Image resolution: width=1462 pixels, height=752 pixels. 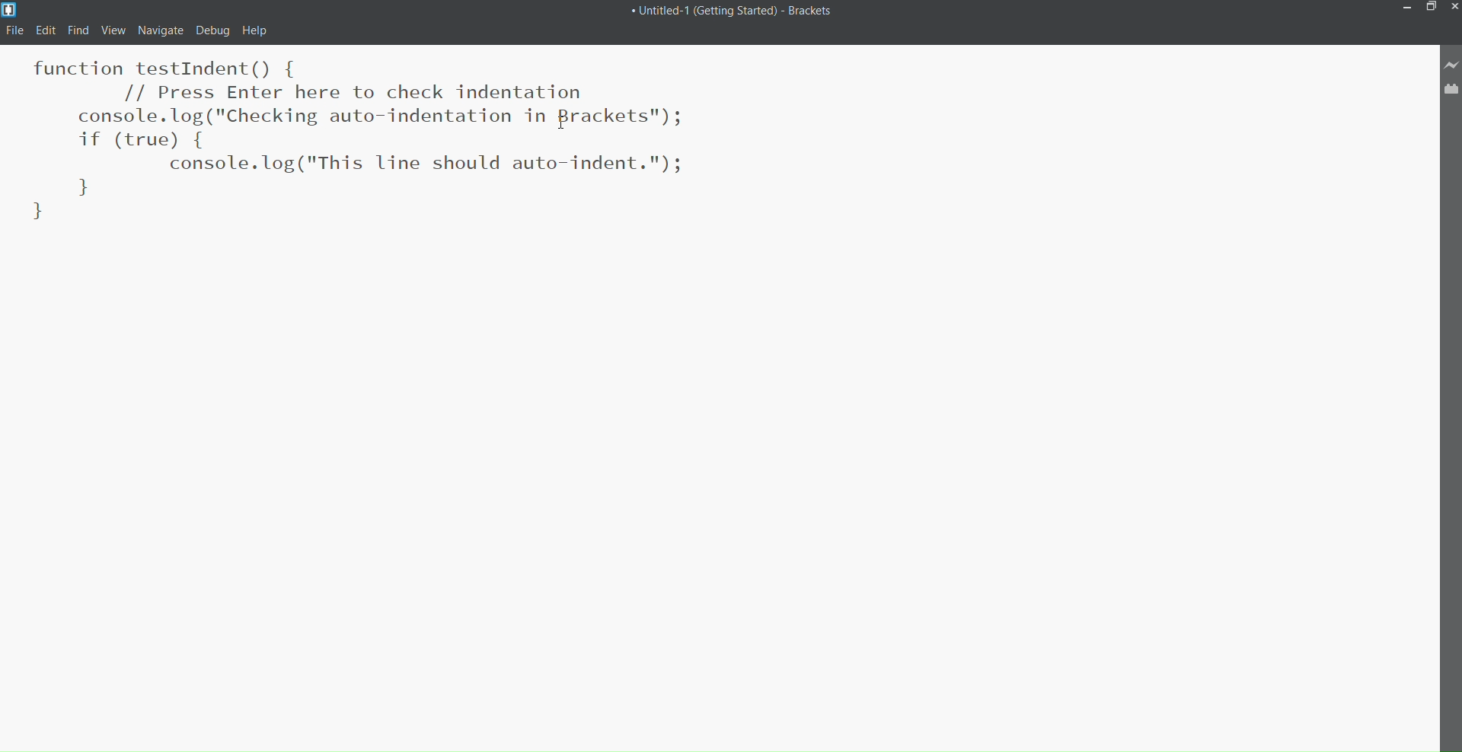 I want to click on Extension Manager, so click(x=1452, y=88).